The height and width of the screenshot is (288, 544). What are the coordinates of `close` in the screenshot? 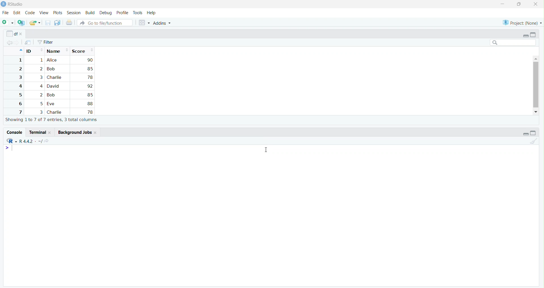 It's located at (535, 4).